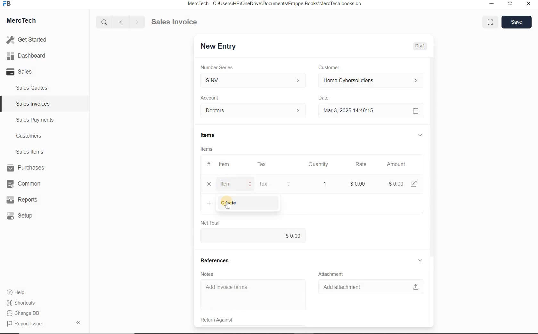 This screenshot has width=538, height=334. What do you see at coordinates (420, 46) in the screenshot?
I see `Draft` at bounding box center [420, 46].